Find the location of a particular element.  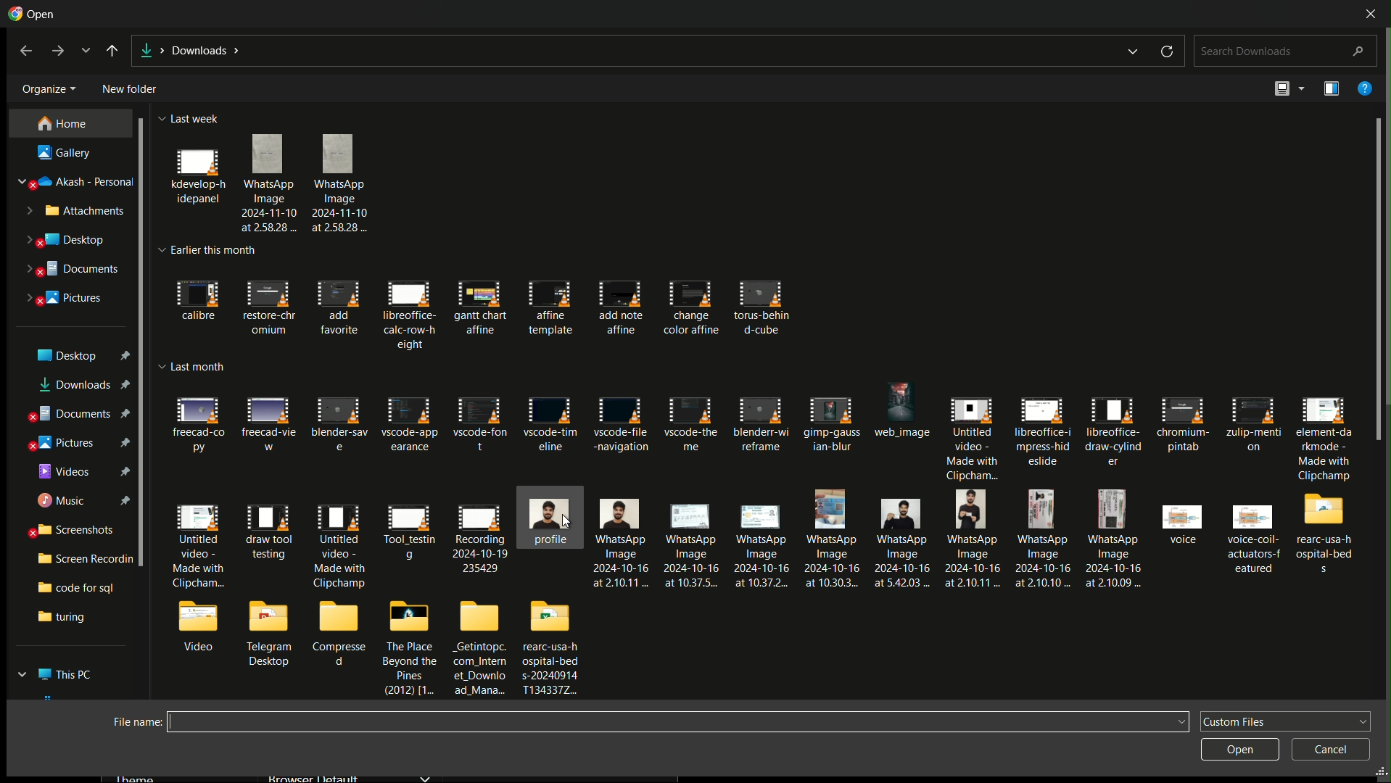

pictures is located at coordinates (63, 298).